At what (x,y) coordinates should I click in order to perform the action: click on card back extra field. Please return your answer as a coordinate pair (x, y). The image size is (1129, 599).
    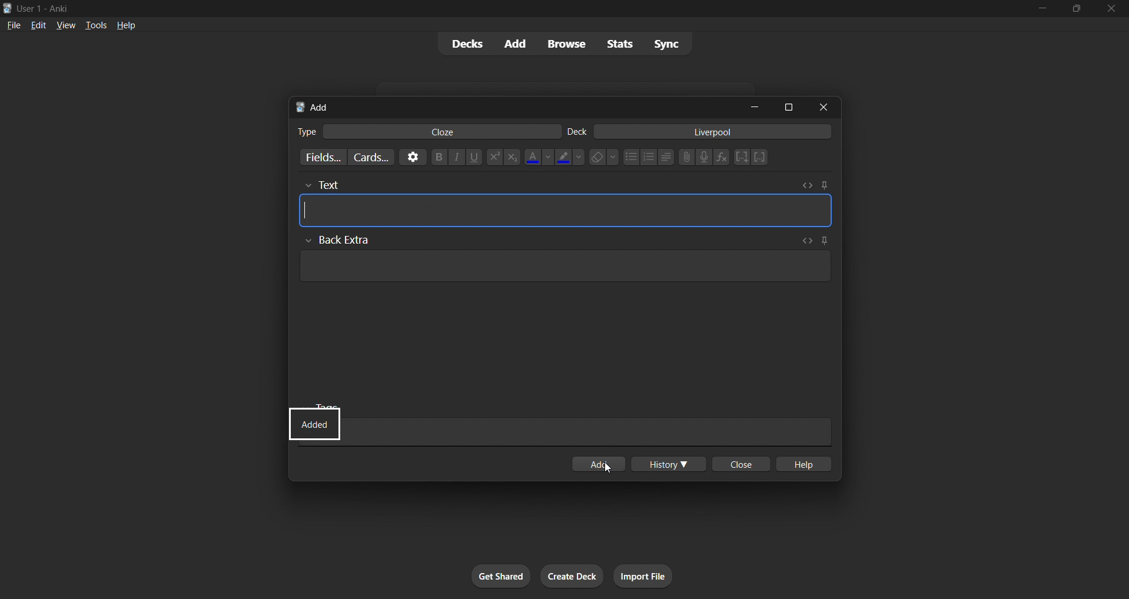
    Looking at the image, I should click on (562, 269).